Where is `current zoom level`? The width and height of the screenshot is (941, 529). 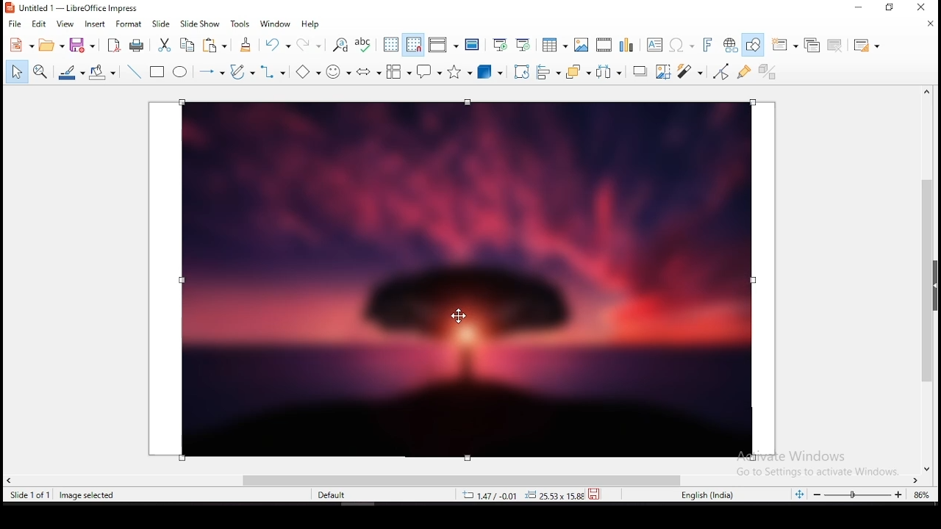
current zoom level is located at coordinates (920, 497).